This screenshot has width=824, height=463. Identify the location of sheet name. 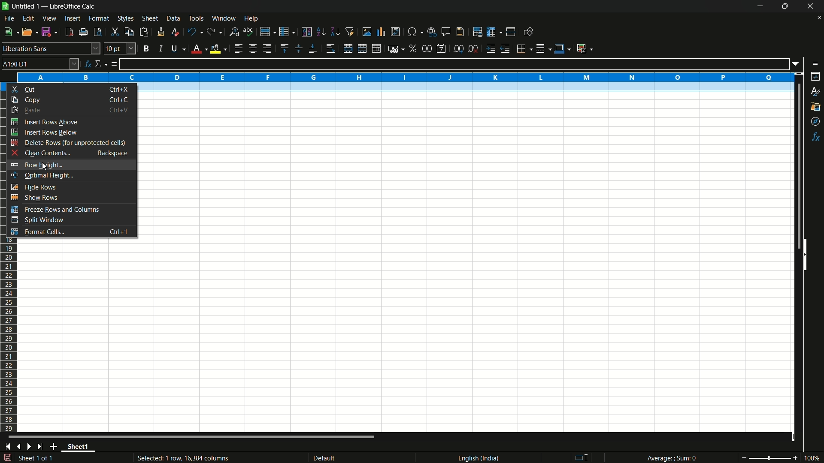
(81, 448).